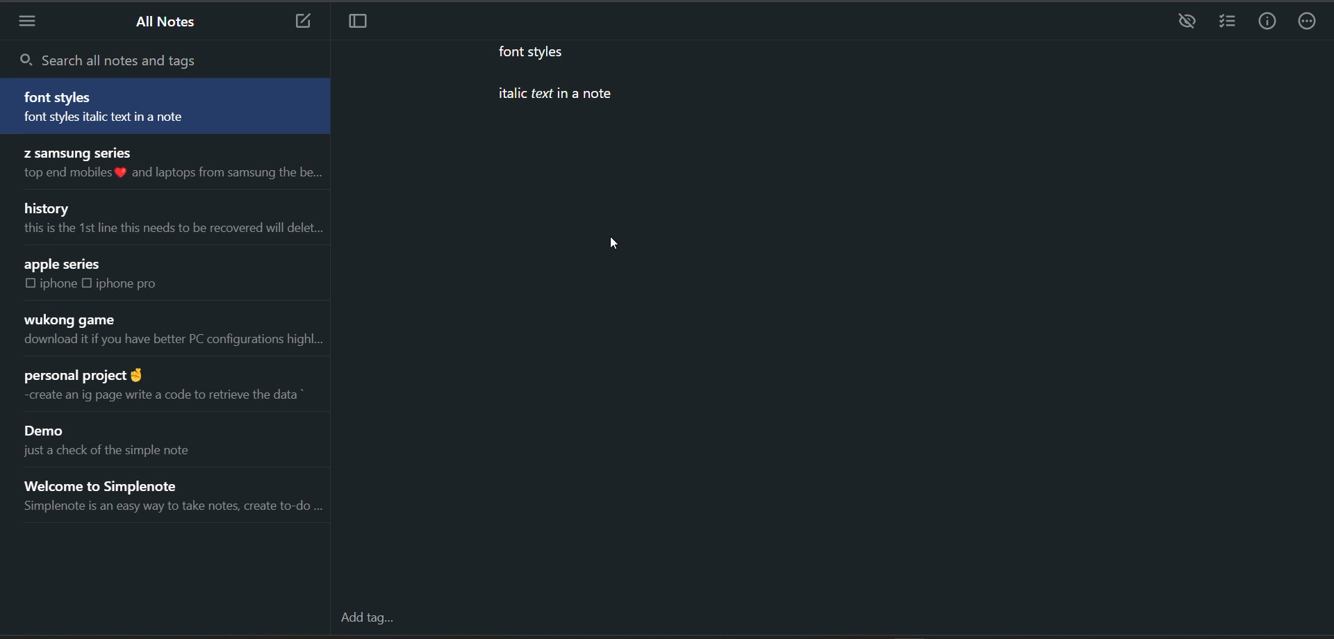 The width and height of the screenshot is (1334, 639). Describe the element at coordinates (170, 25) in the screenshot. I see `all notes` at that location.